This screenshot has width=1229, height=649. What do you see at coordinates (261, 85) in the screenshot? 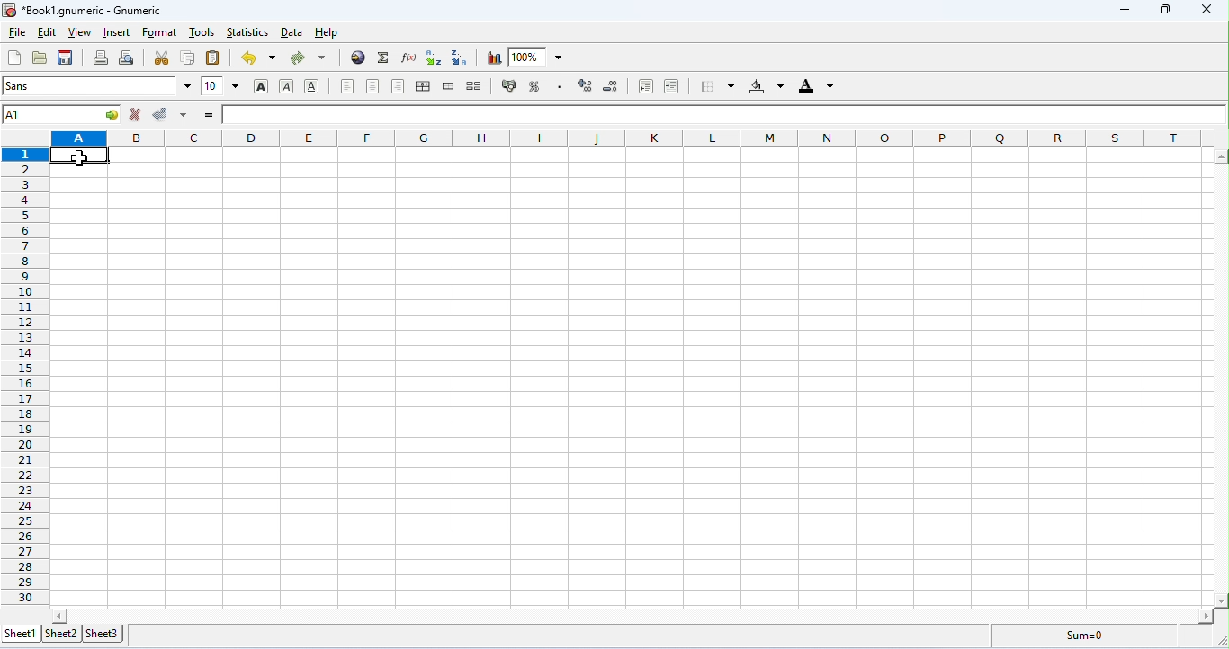
I see `bold` at bounding box center [261, 85].